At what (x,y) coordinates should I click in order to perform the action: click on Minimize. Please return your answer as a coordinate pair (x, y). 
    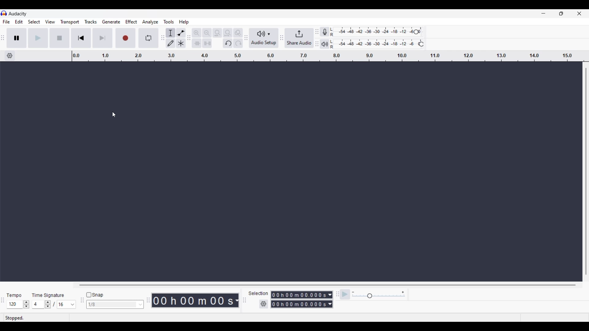
    Looking at the image, I should click on (543, 14).